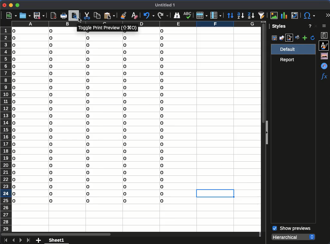 The width and height of the screenshot is (330, 244). Describe the element at coordinates (291, 229) in the screenshot. I see `show previews` at that location.